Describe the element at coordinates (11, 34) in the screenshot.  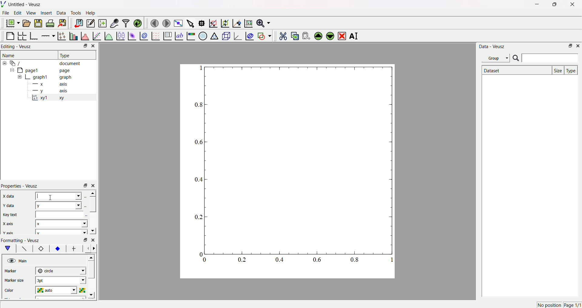
I see `blank page` at that location.